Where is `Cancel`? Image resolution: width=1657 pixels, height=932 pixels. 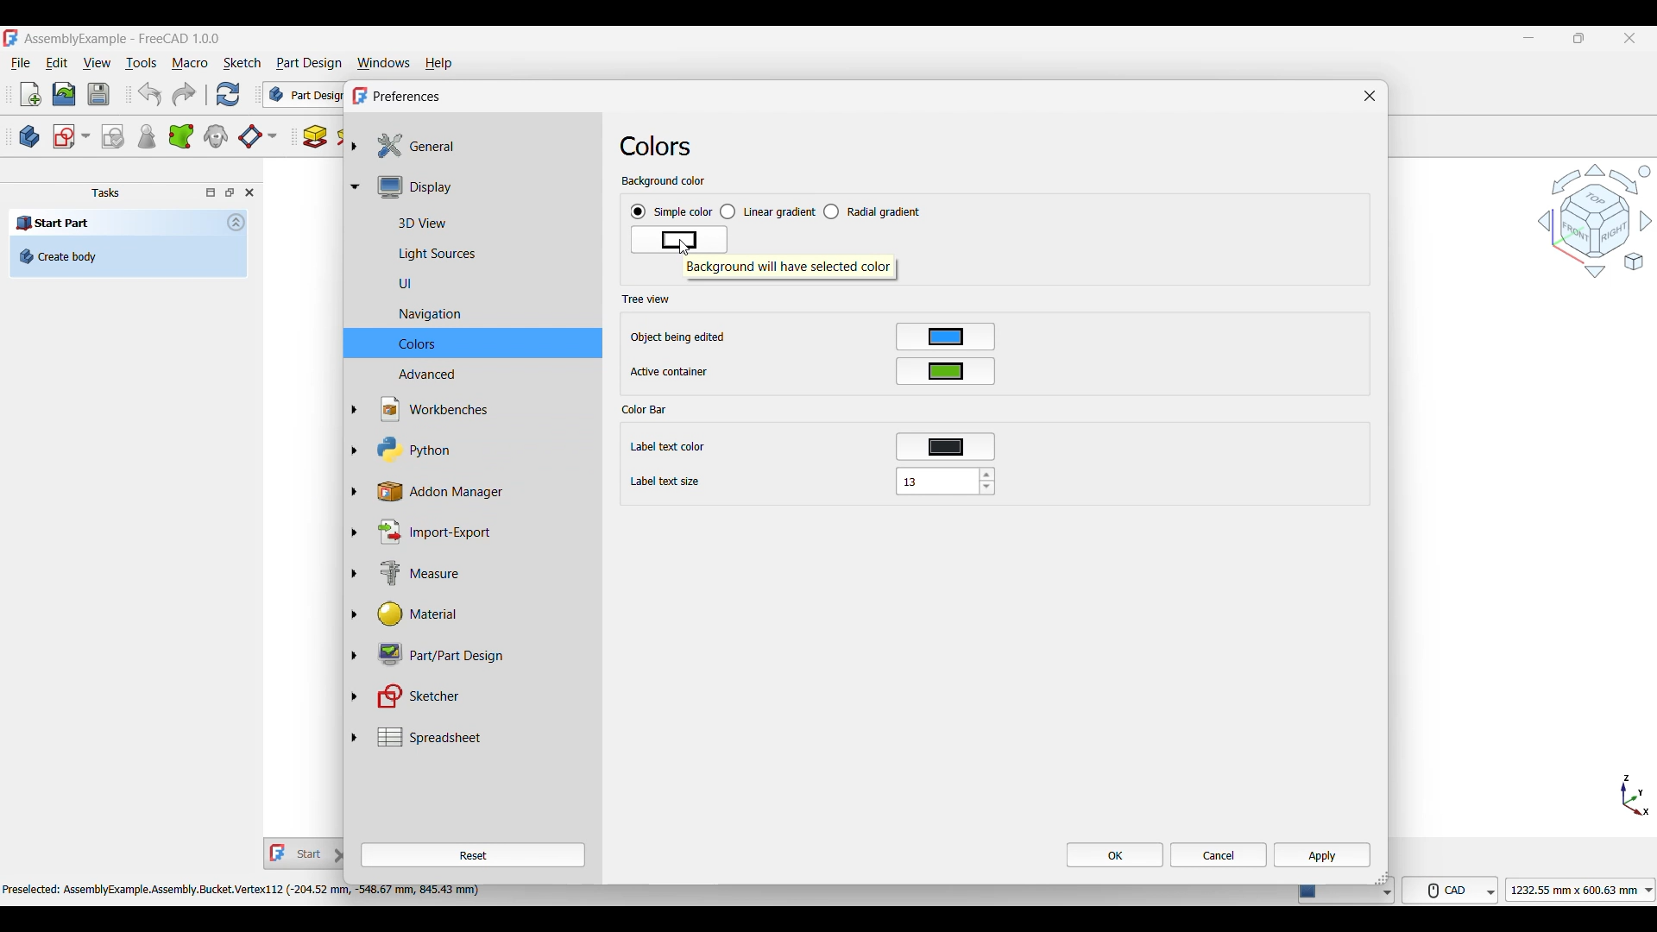 Cancel is located at coordinates (1219, 855).